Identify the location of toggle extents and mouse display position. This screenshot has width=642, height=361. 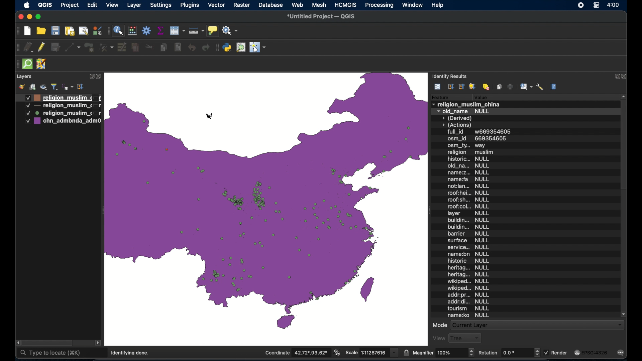
(337, 352).